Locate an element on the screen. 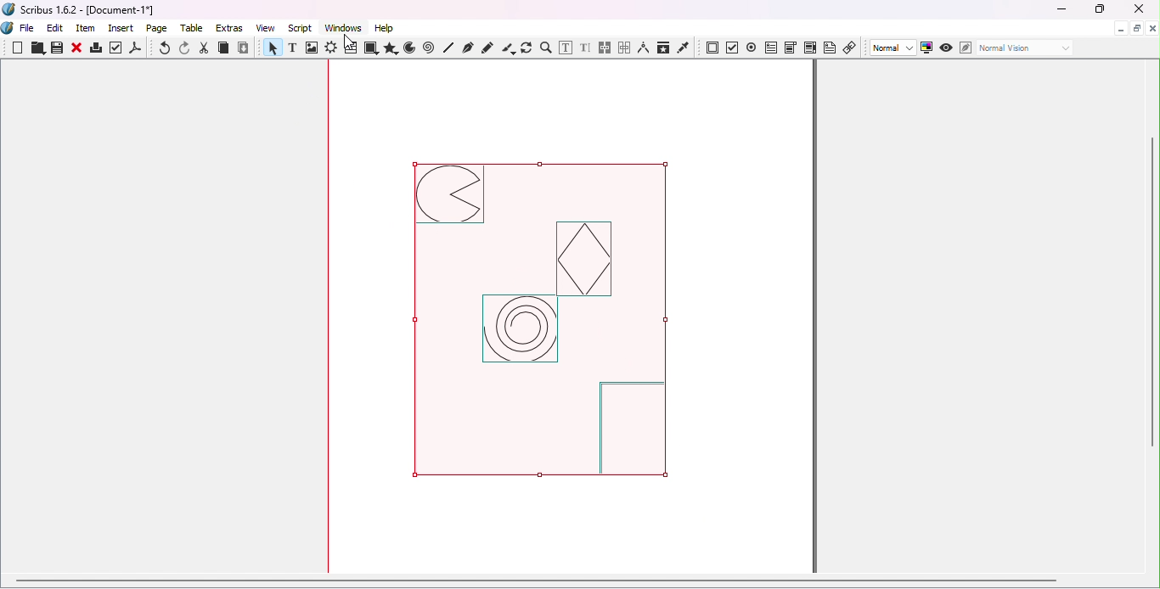 This screenshot has width=1160, height=589. File is located at coordinates (27, 29).